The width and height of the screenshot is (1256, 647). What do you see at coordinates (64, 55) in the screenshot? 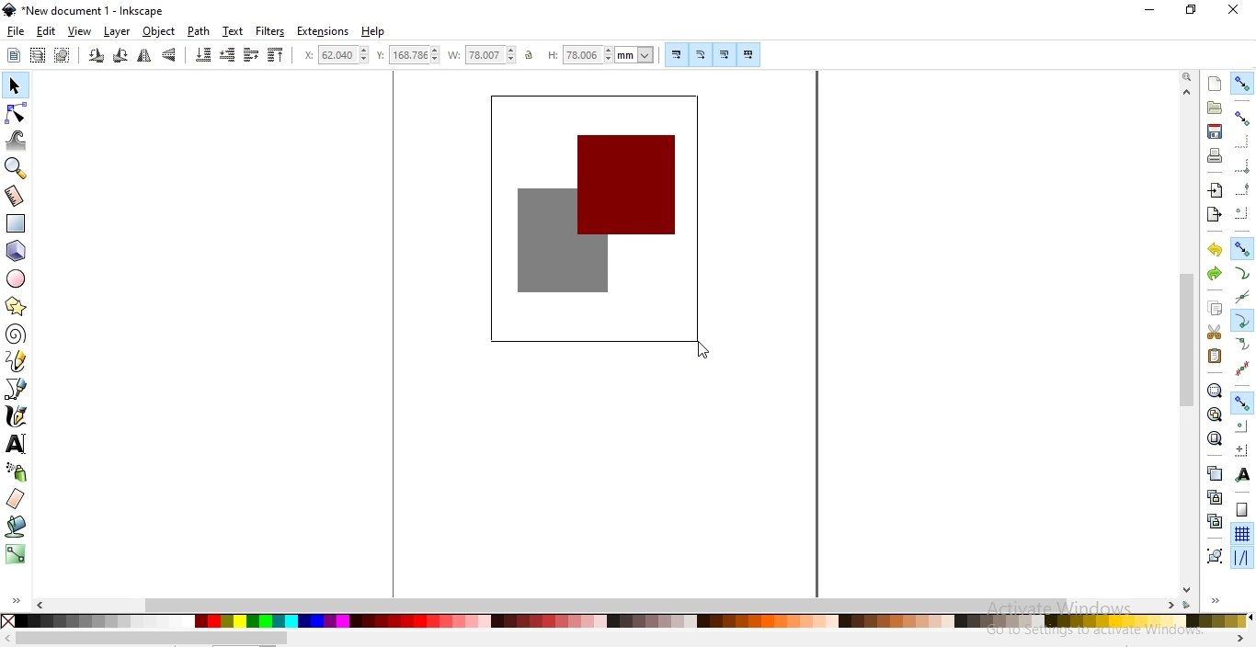
I see `deselect selected objects or nodes` at bounding box center [64, 55].